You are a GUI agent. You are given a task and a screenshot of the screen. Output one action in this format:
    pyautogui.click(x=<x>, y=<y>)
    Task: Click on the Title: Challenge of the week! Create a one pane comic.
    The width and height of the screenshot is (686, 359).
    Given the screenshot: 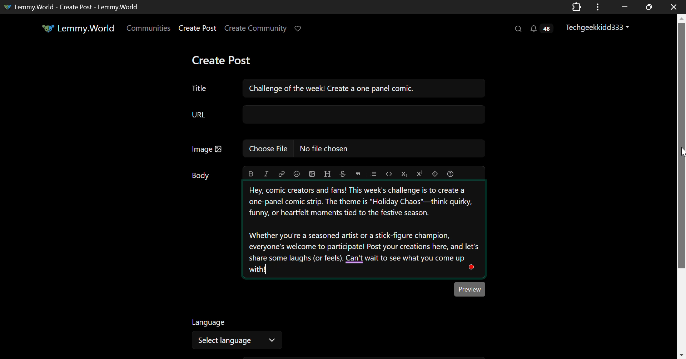 What is the action you would take?
    pyautogui.click(x=338, y=87)
    